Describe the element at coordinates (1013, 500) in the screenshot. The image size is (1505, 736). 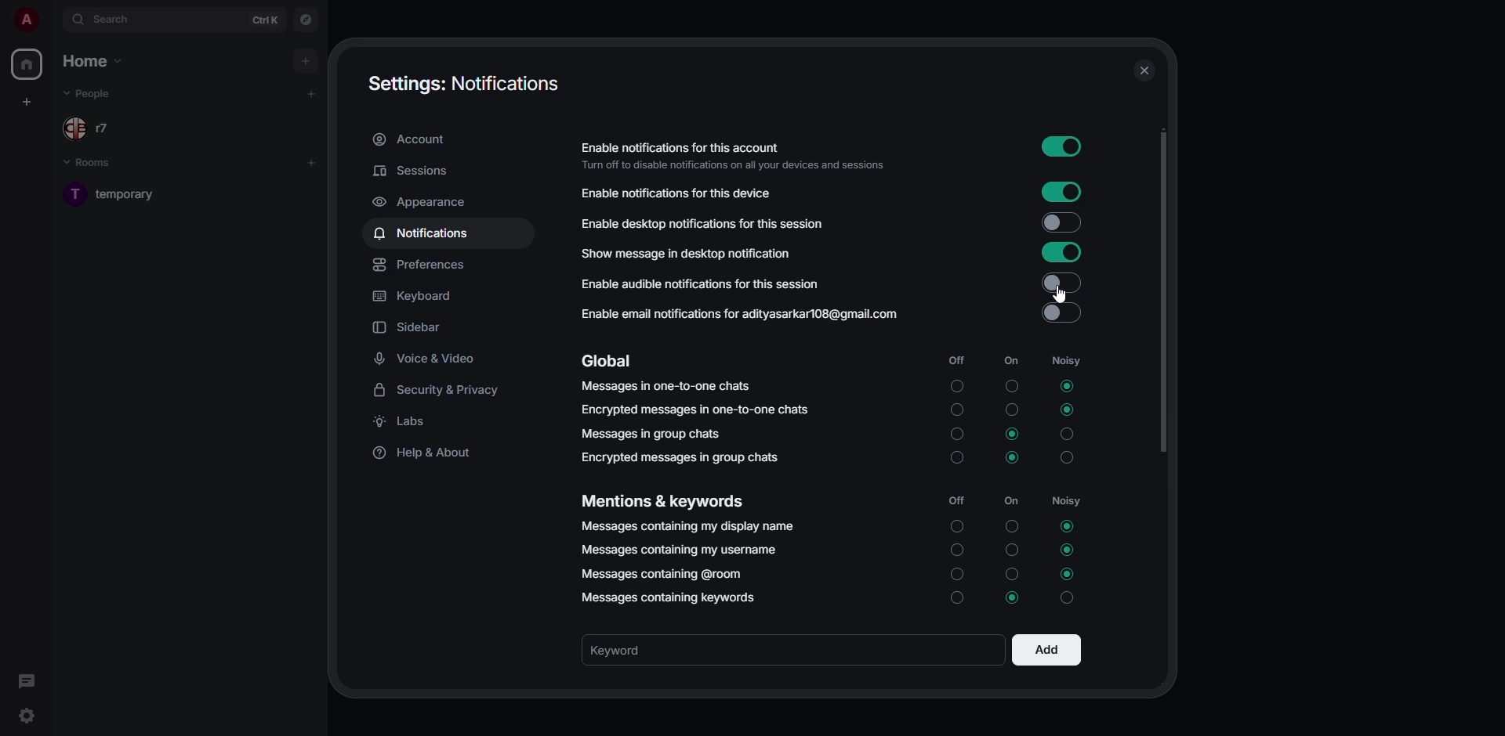
I see `on` at that location.